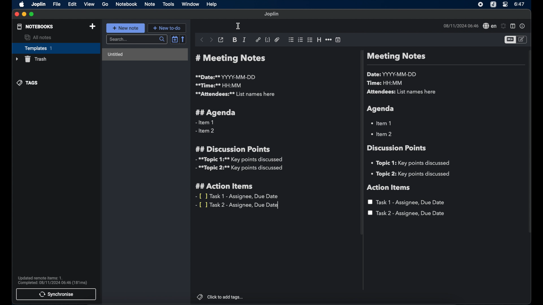  Describe the element at coordinates (235, 94) in the screenshot. I see `**attendees:** list names here` at that location.